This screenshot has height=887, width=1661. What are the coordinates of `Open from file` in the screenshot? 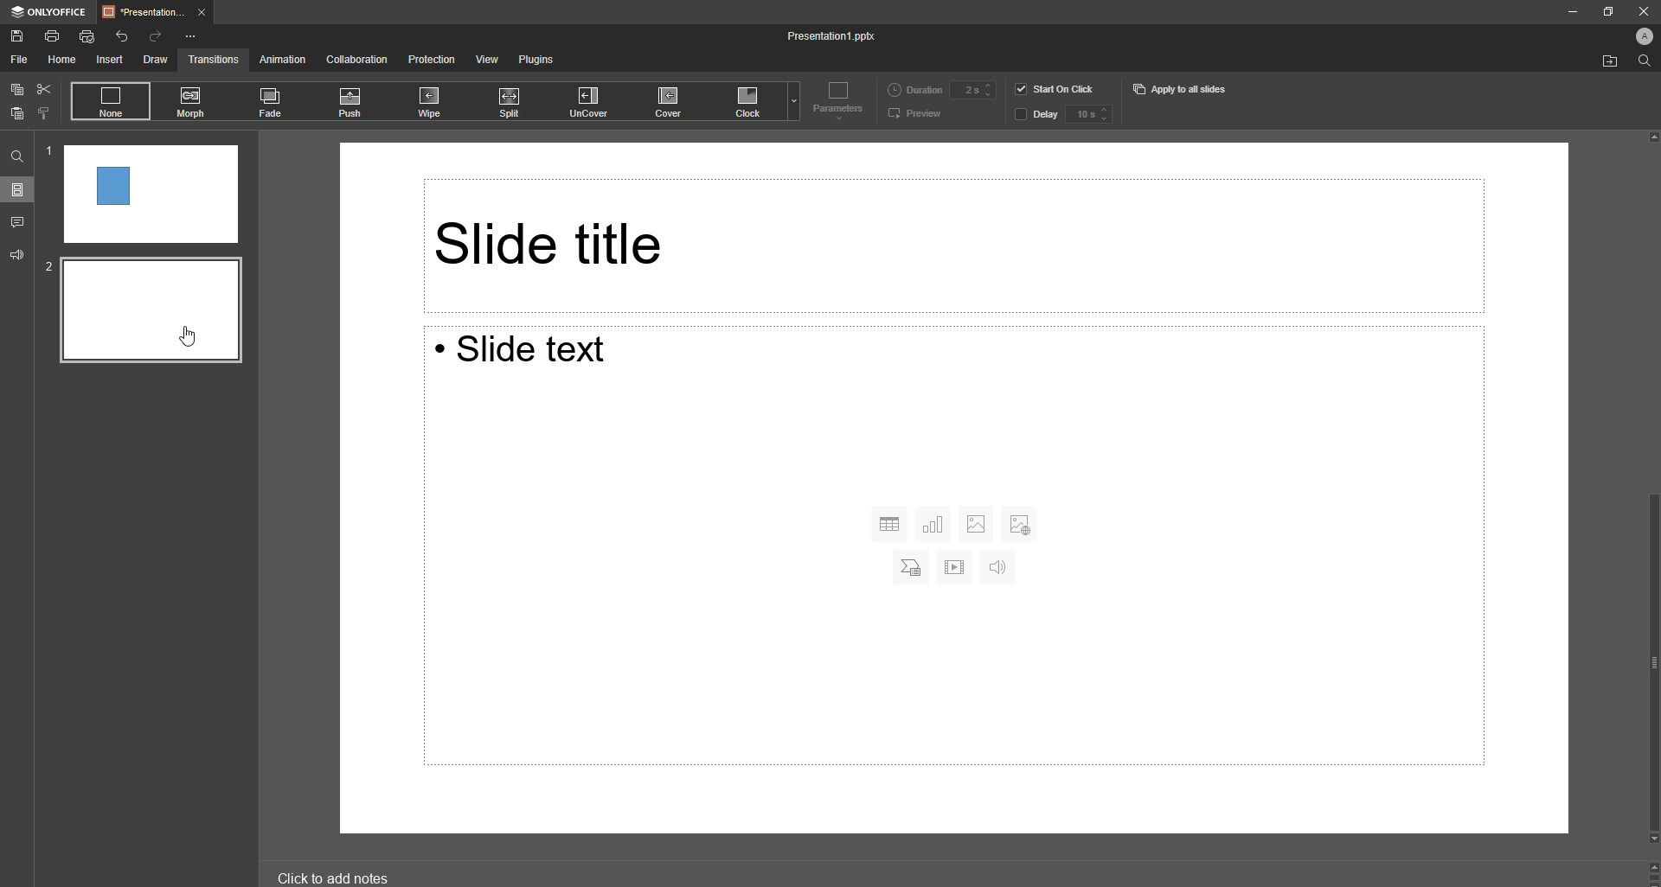 It's located at (1602, 61).